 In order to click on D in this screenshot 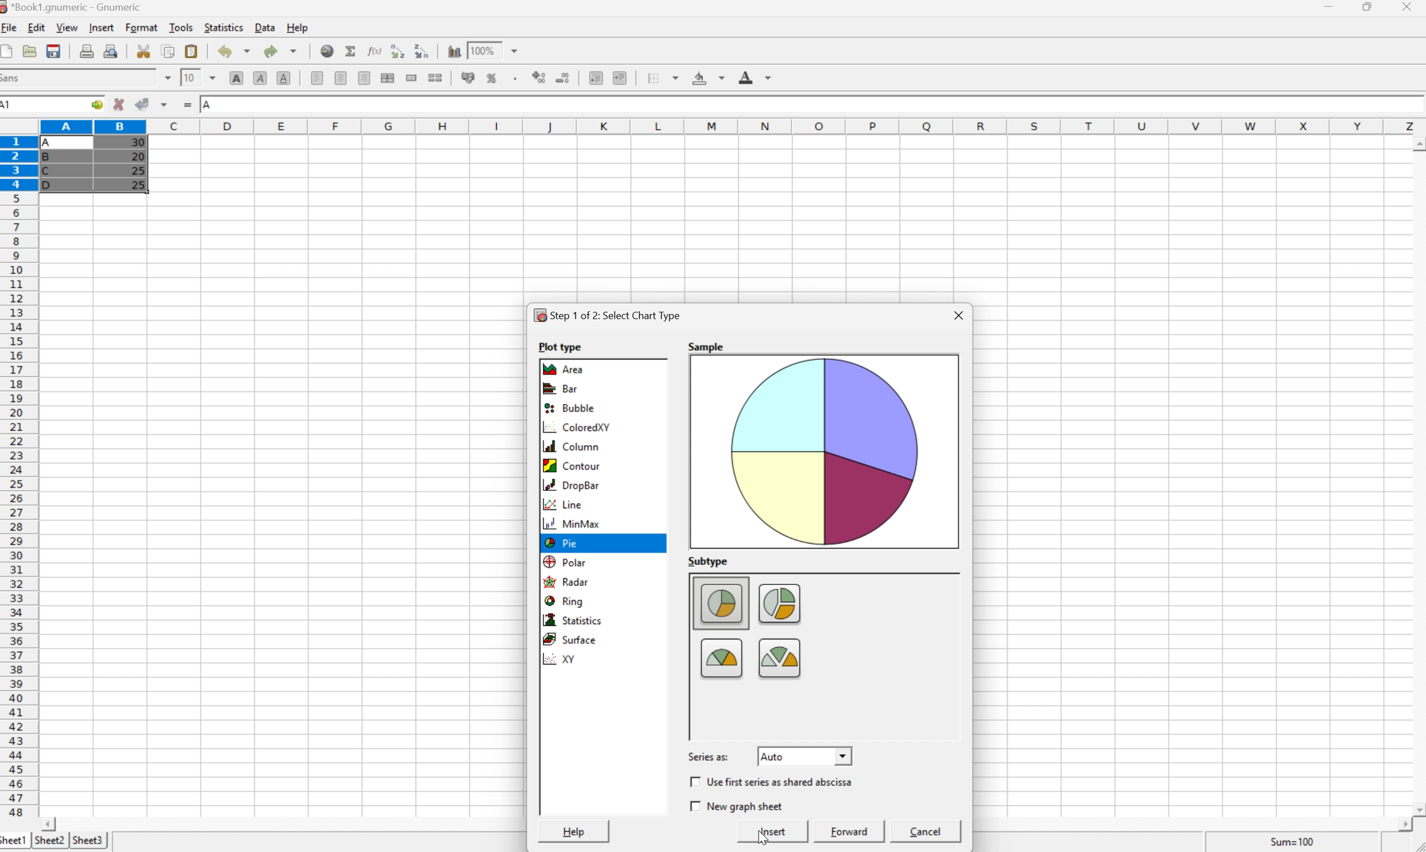, I will do `click(51, 185)`.